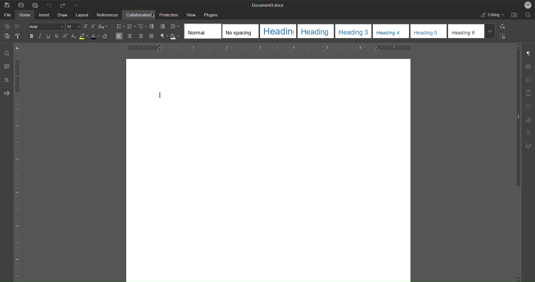 The image size is (535, 282). Describe the element at coordinates (86, 26) in the screenshot. I see `Increase Size` at that location.